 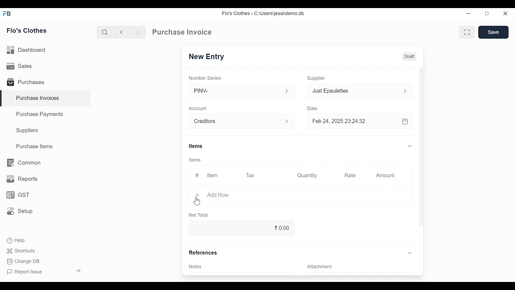 What do you see at coordinates (361, 122) in the screenshot?
I see `Feb 24, 2025 23:24:32` at bounding box center [361, 122].